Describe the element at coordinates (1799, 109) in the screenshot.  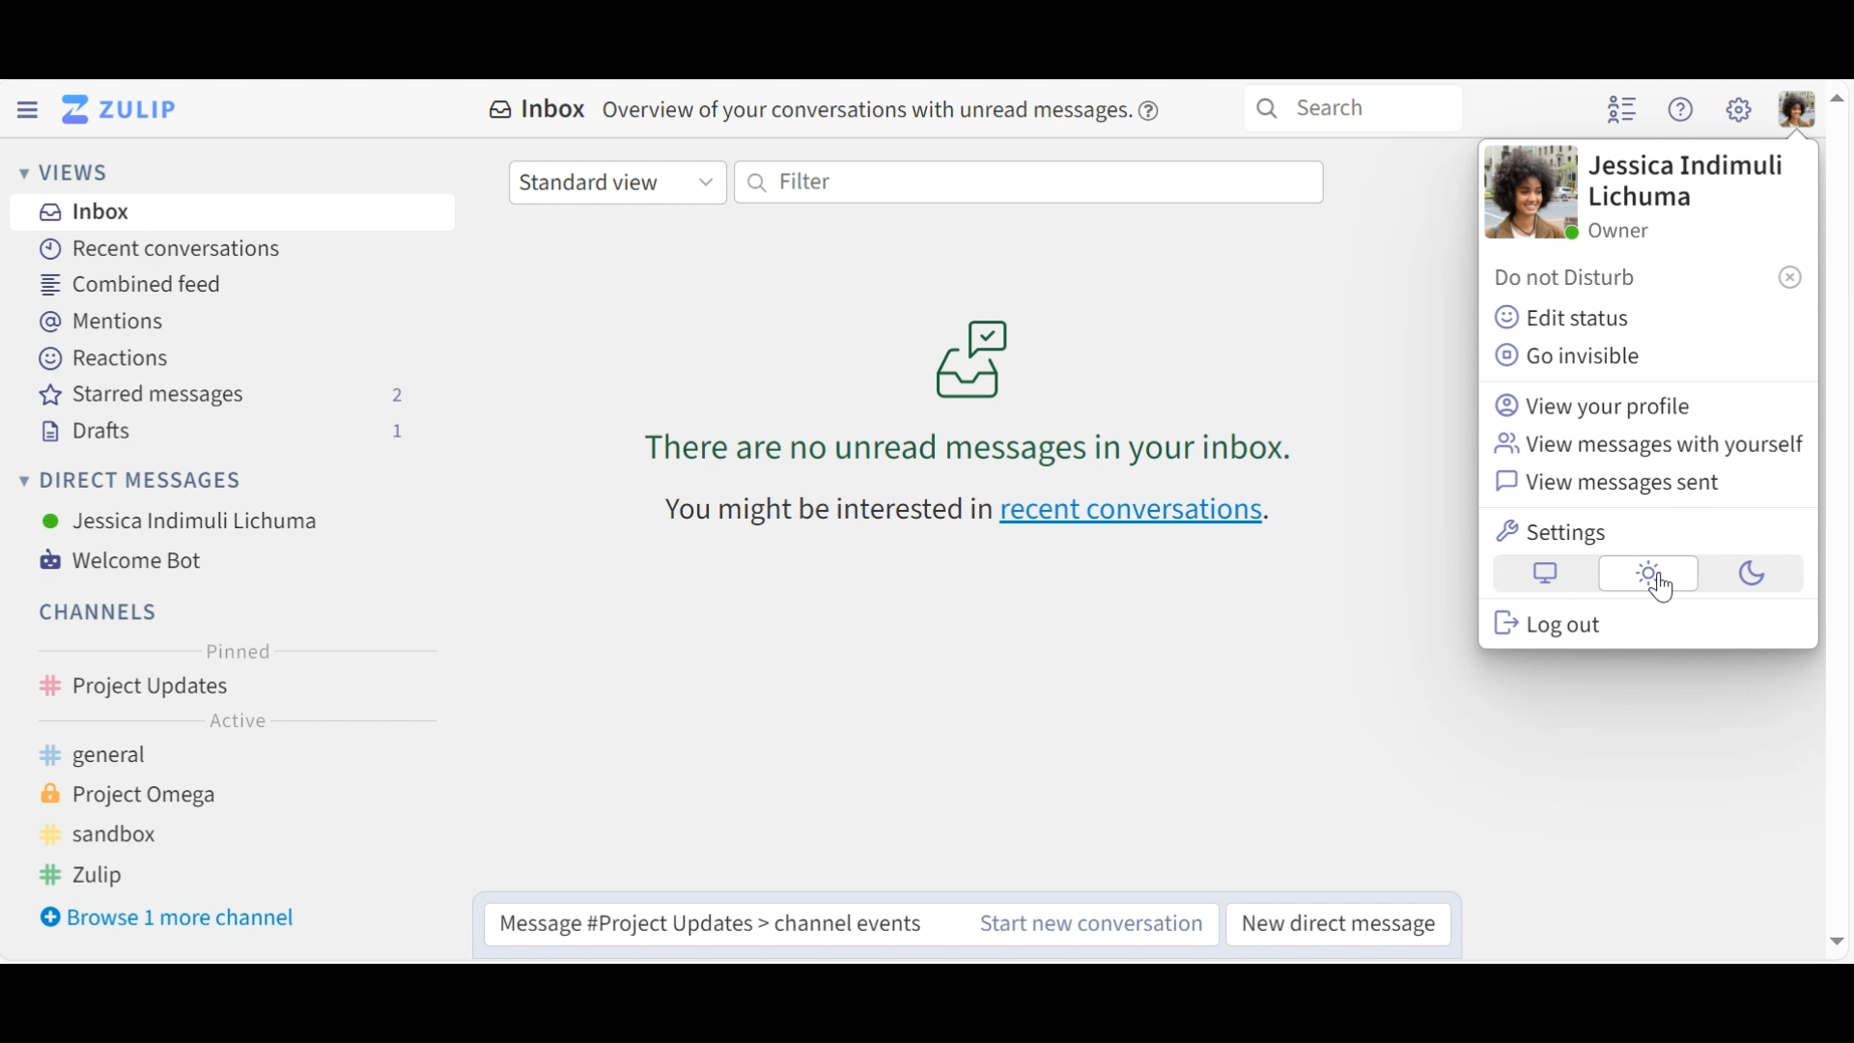
I see `Personal menu` at that location.